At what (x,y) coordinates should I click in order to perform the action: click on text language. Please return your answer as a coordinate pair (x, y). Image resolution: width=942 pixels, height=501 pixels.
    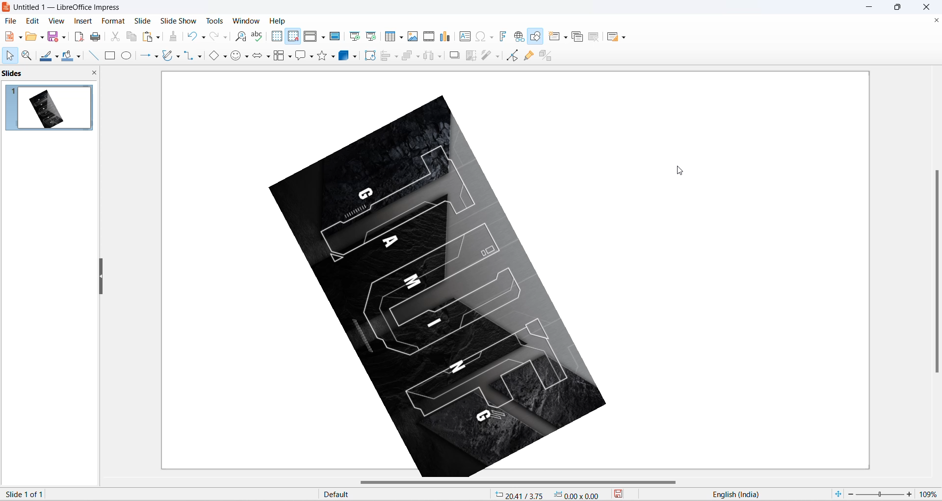
    Looking at the image, I should click on (760, 494).